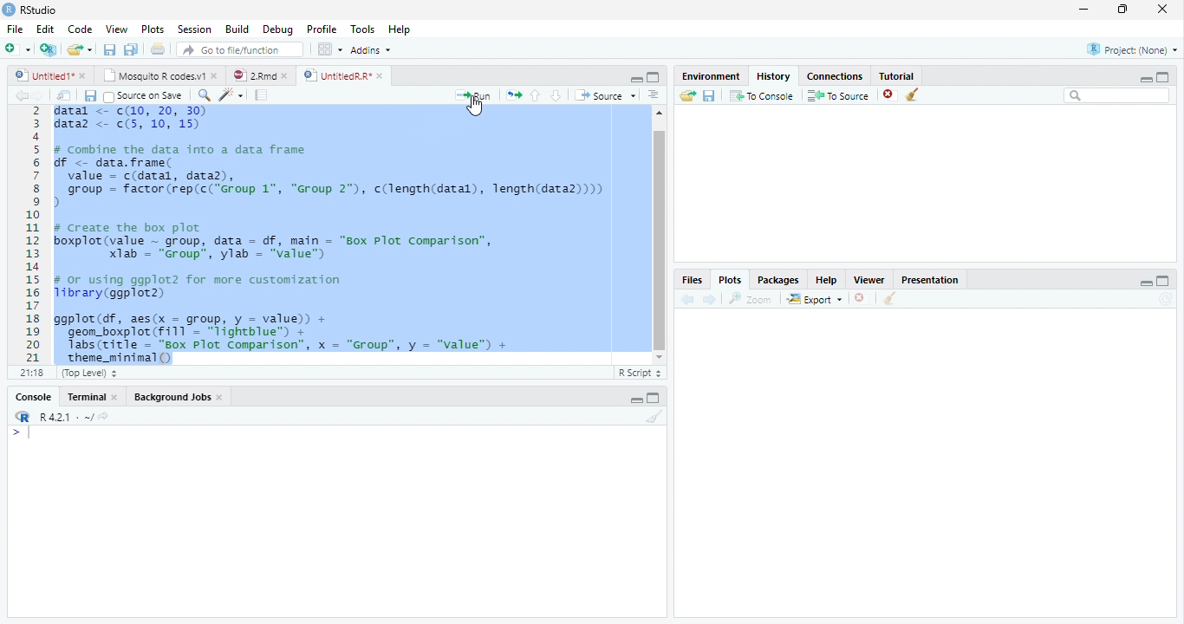 The width and height of the screenshot is (1184, 624). I want to click on New line, so click(21, 433).